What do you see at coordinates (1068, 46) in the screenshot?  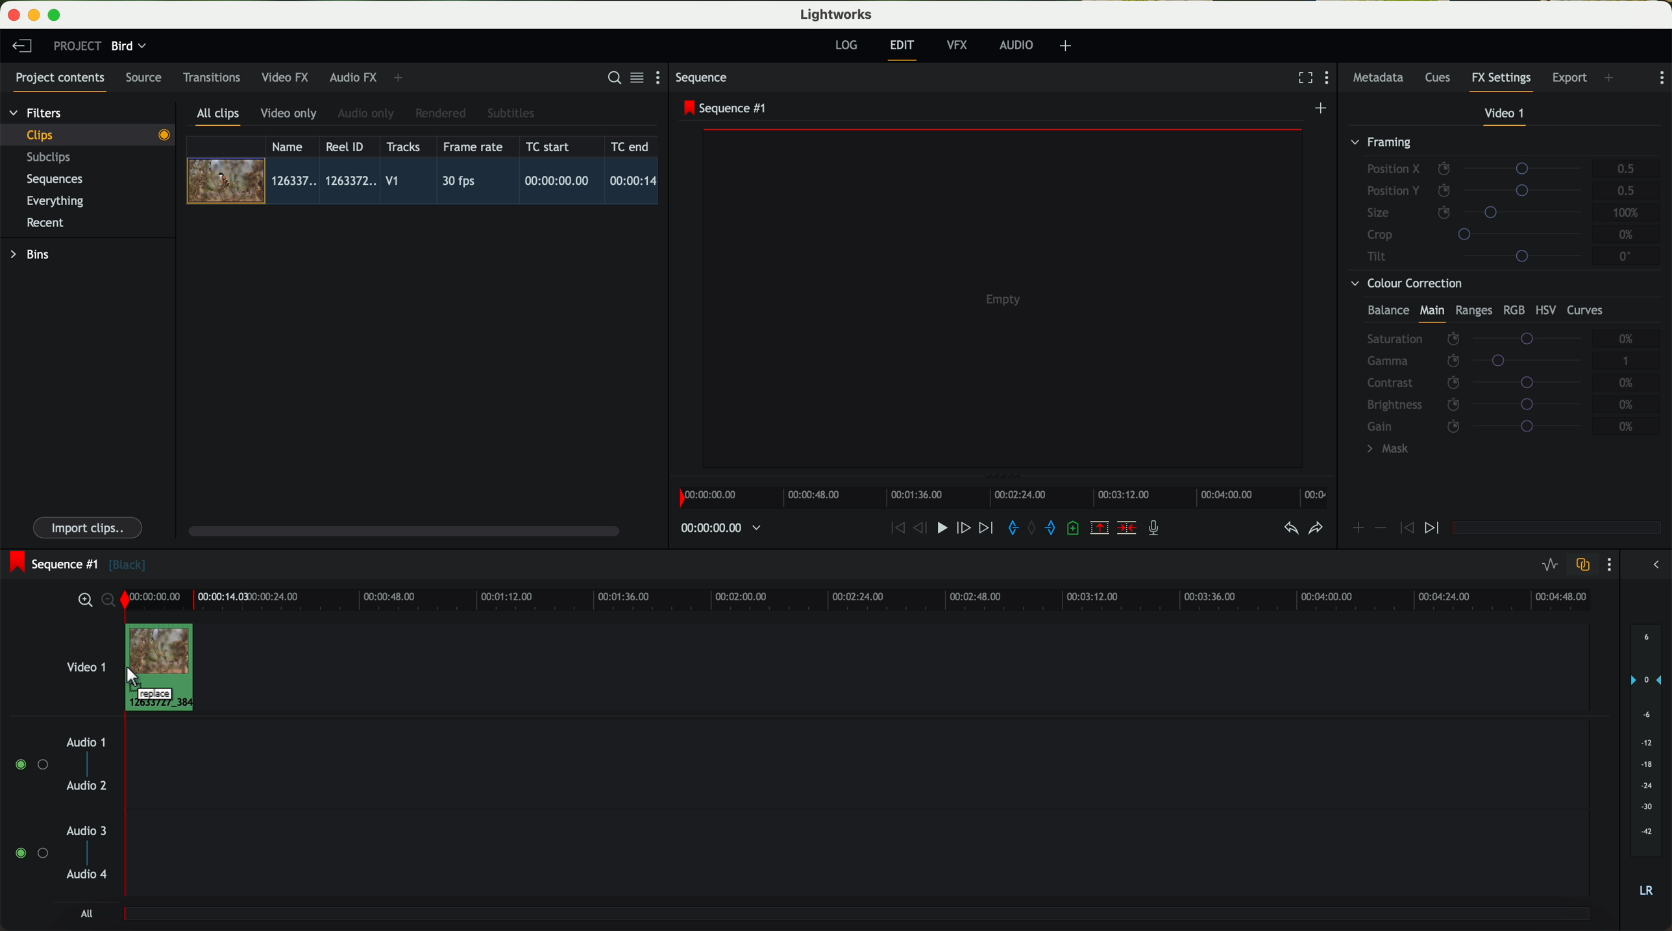 I see `add, remove and create layouts` at bounding box center [1068, 46].